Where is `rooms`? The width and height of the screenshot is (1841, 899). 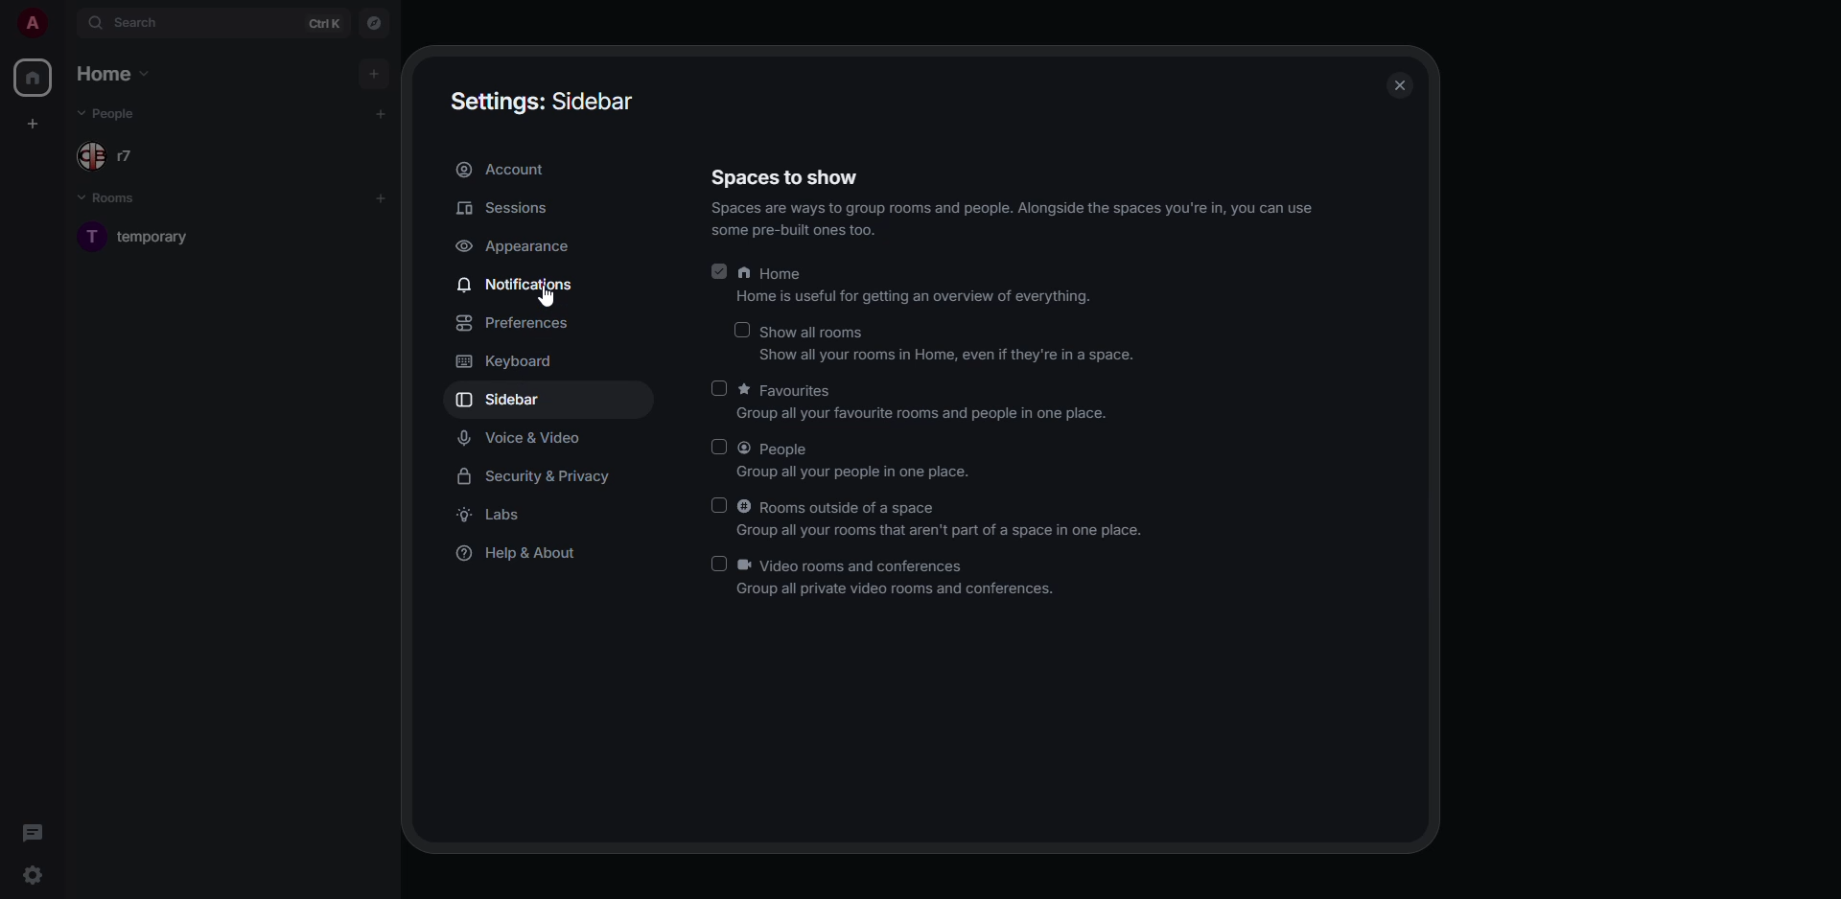 rooms is located at coordinates (119, 199).